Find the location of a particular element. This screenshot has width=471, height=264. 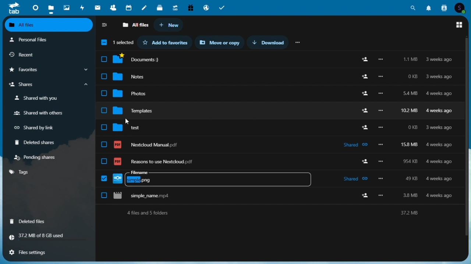

deleted  shares is located at coordinates (38, 143).